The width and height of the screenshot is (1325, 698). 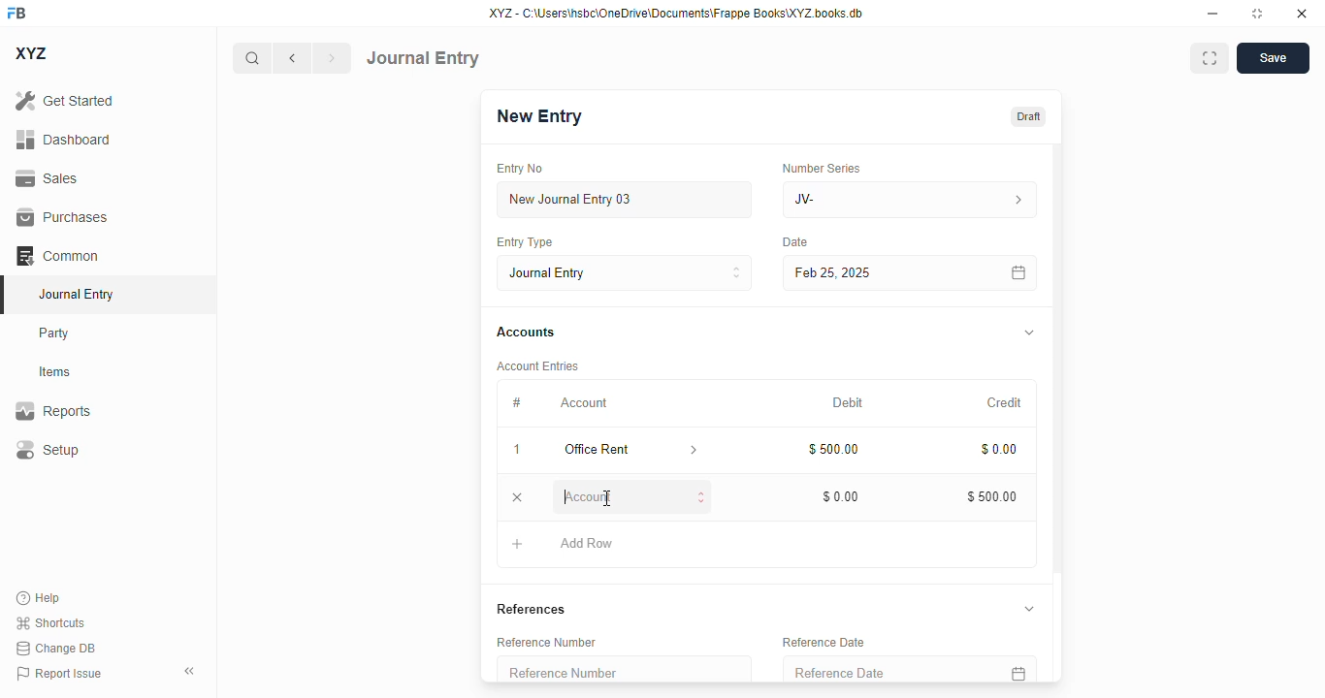 I want to click on next, so click(x=333, y=58).